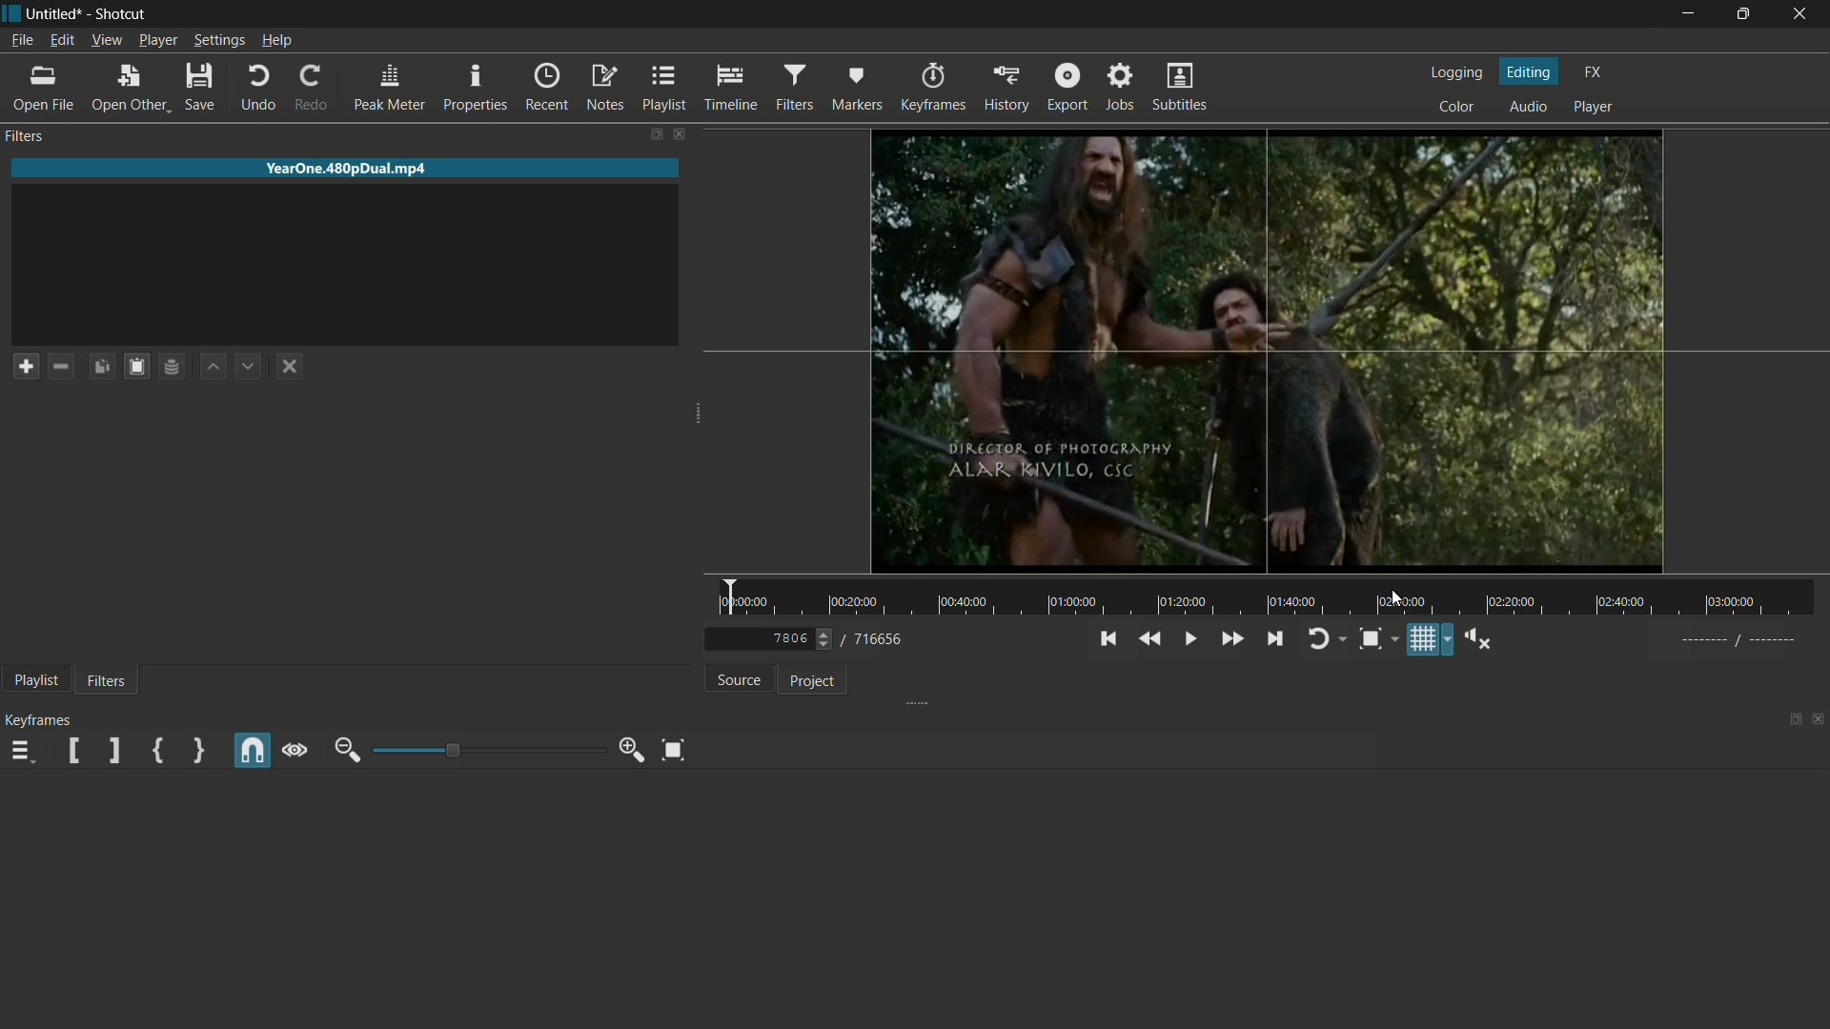  I want to click on filters, so click(794, 88).